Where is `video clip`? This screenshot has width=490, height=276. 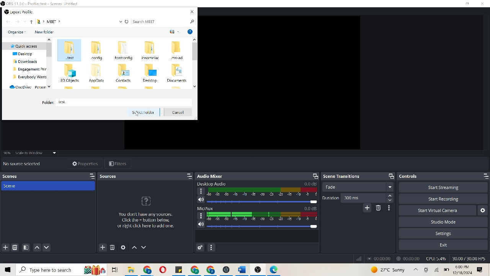
video clip is located at coordinates (280, 82).